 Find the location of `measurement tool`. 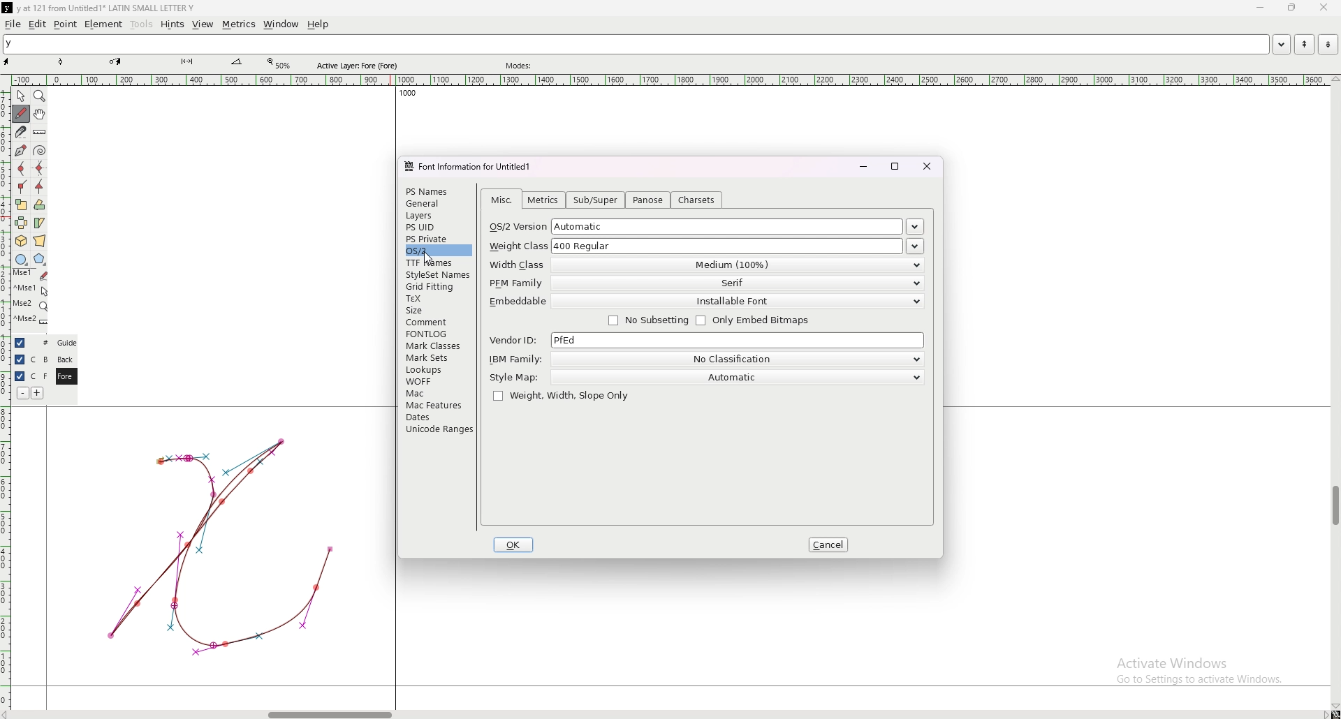

measurement tool is located at coordinates (237, 62).